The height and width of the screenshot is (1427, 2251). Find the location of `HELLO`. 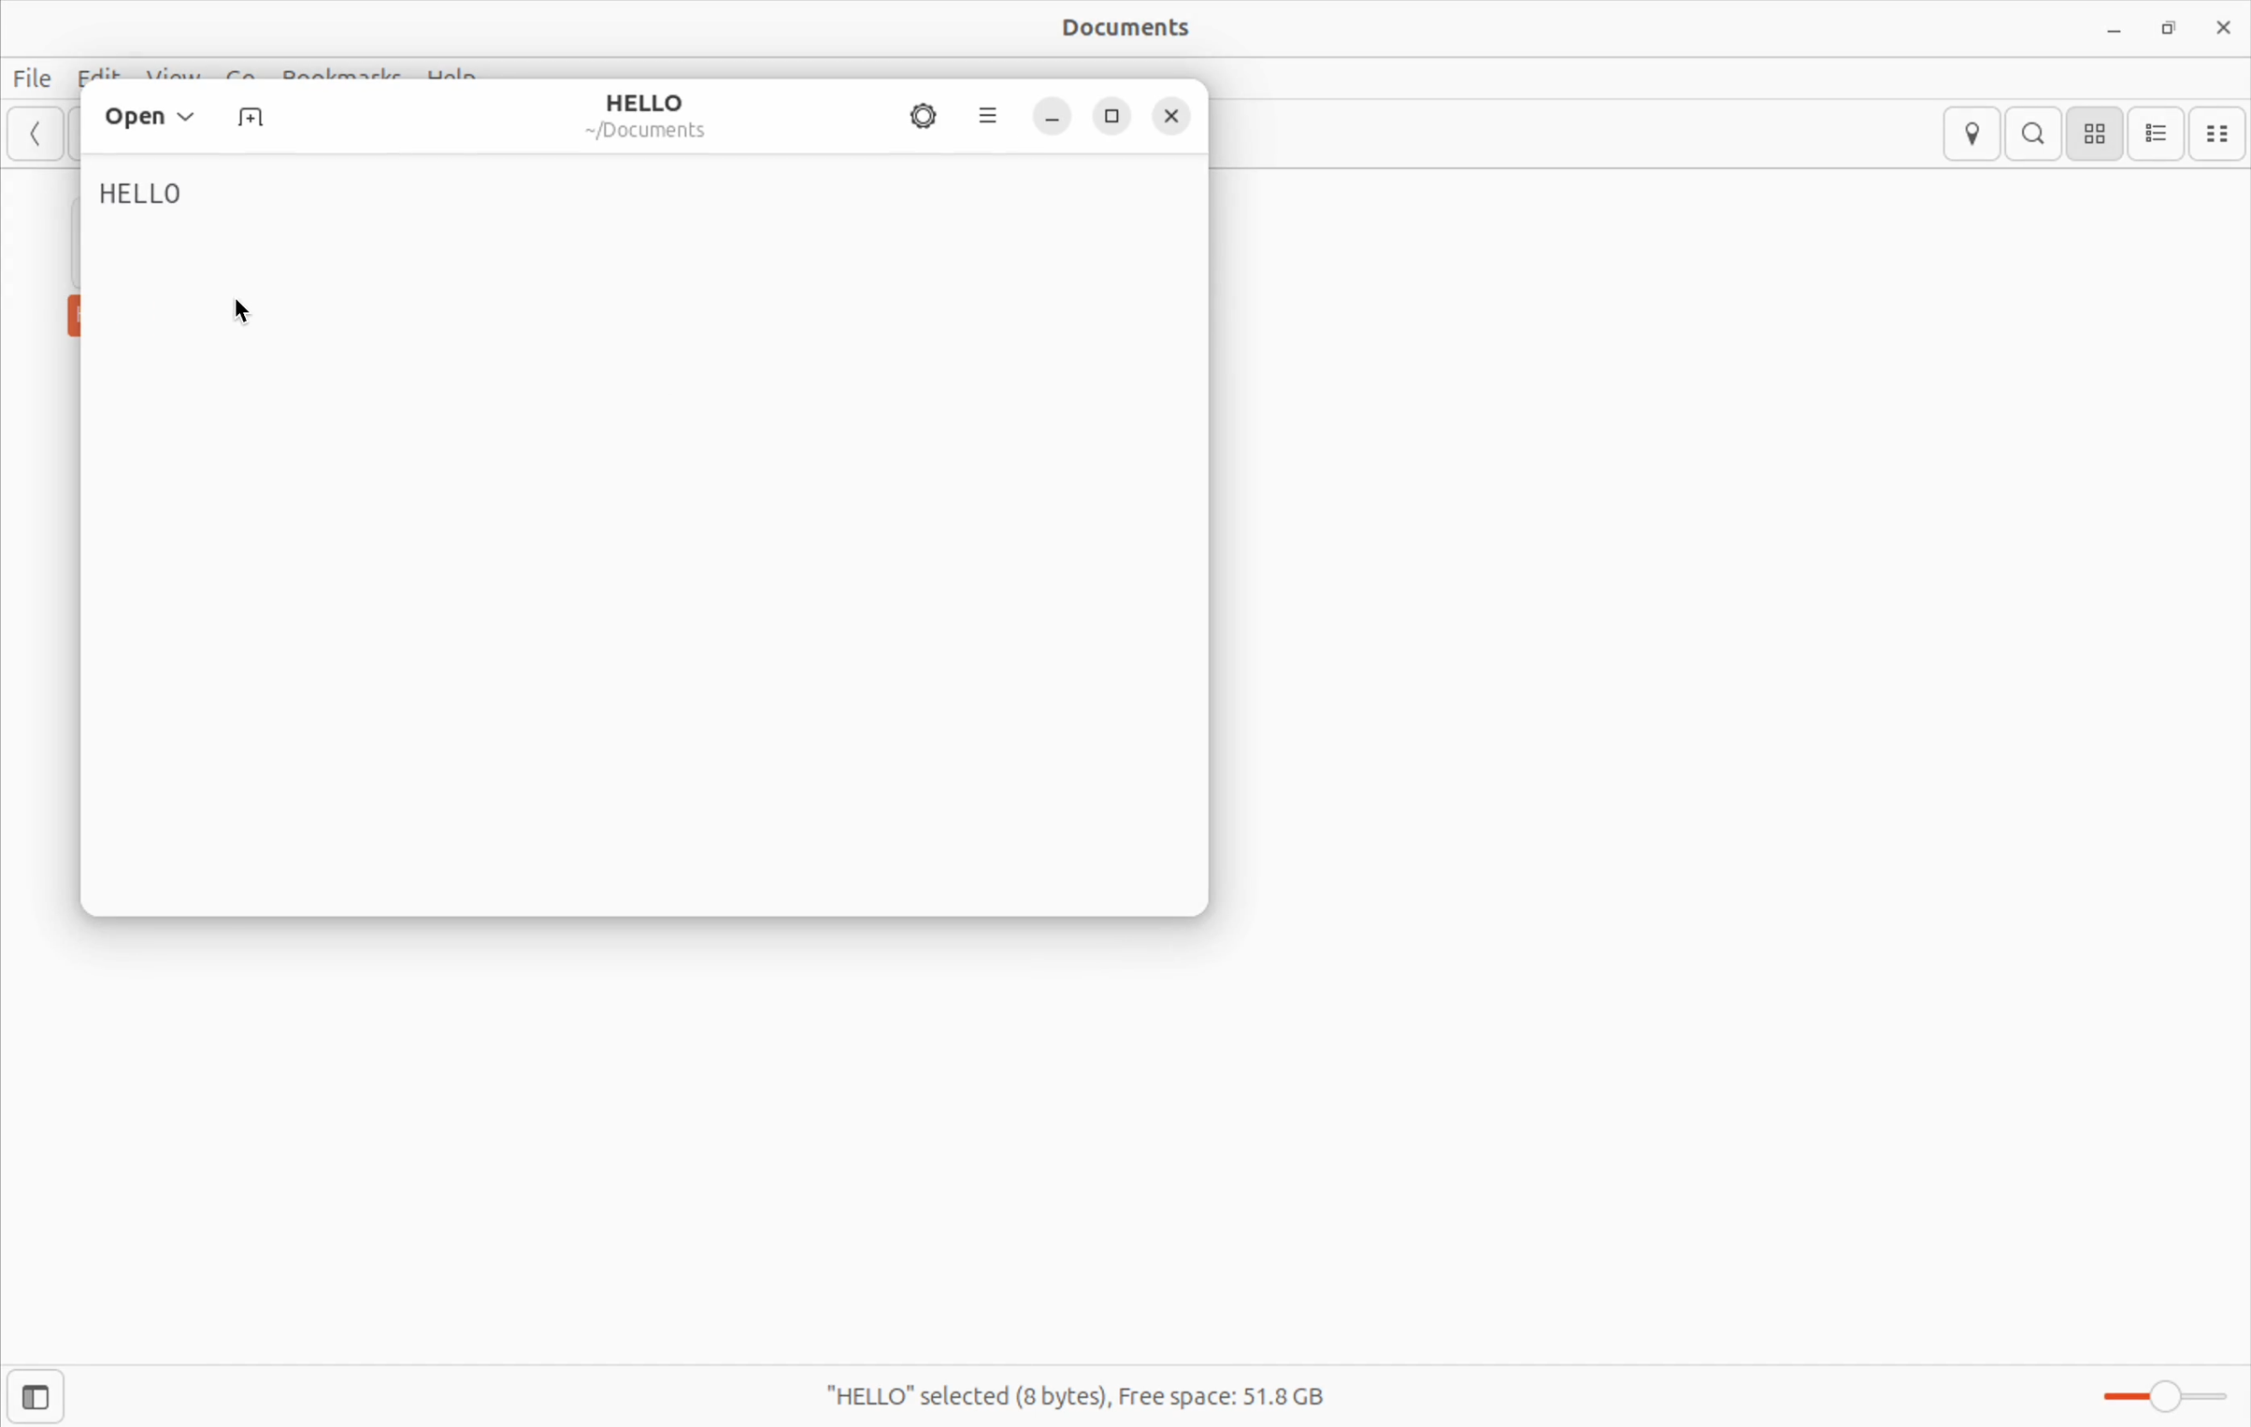

HELLO is located at coordinates (157, 193).